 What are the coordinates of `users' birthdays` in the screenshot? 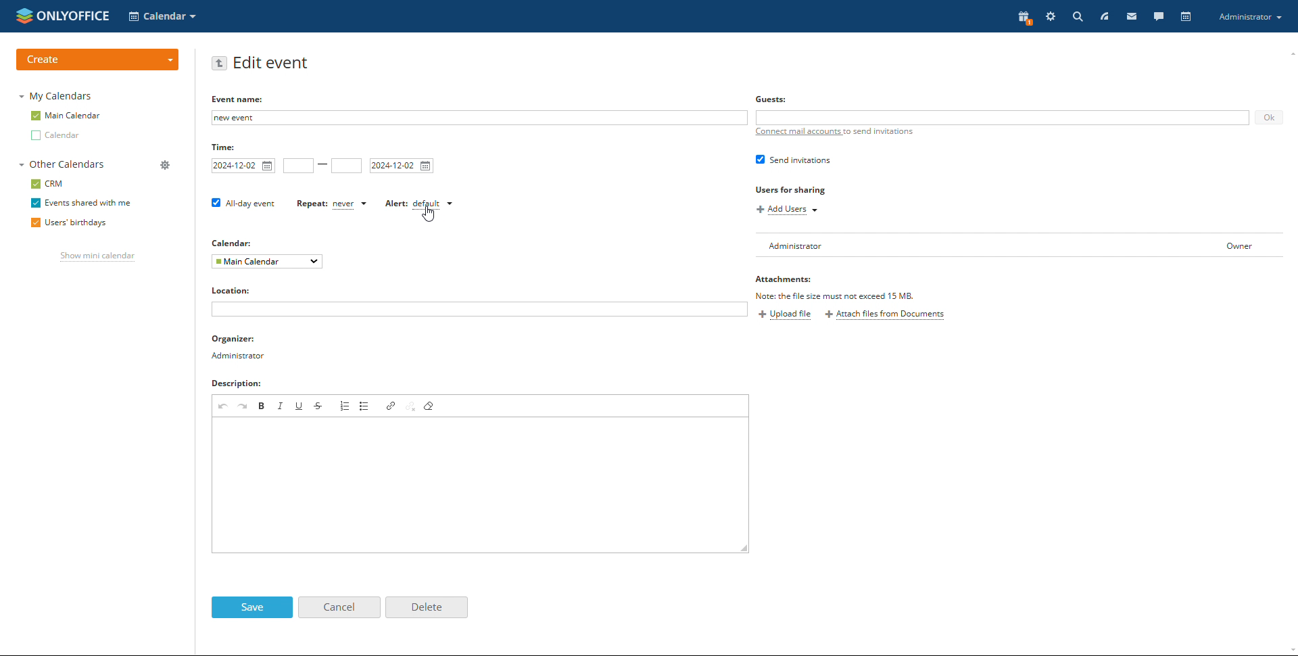 It's located at (68, 222).